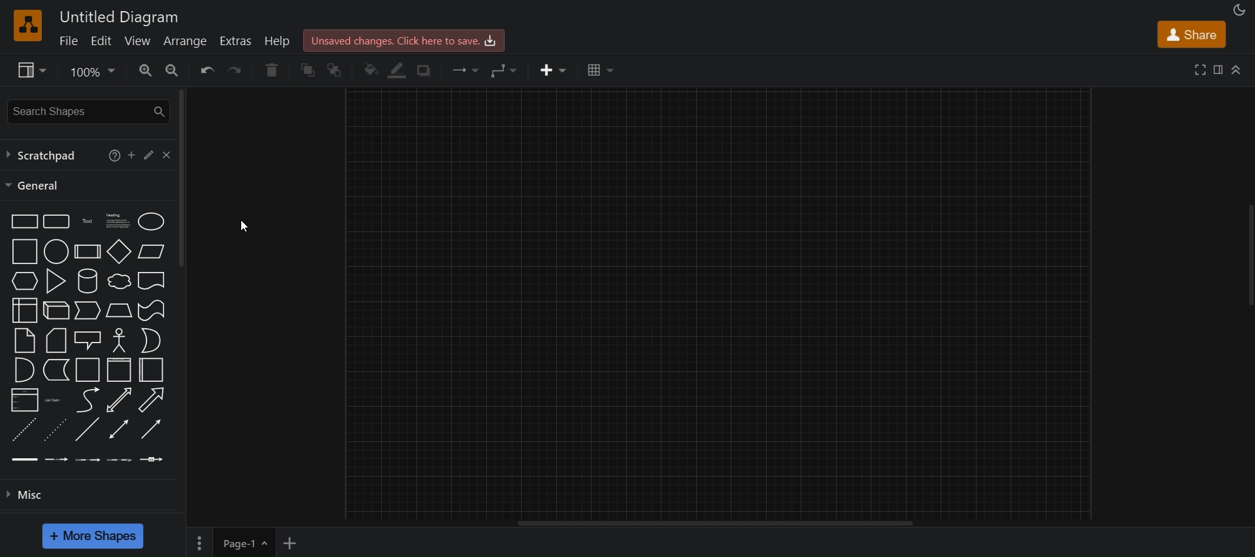  I want to click on to front, so click(308, 69).